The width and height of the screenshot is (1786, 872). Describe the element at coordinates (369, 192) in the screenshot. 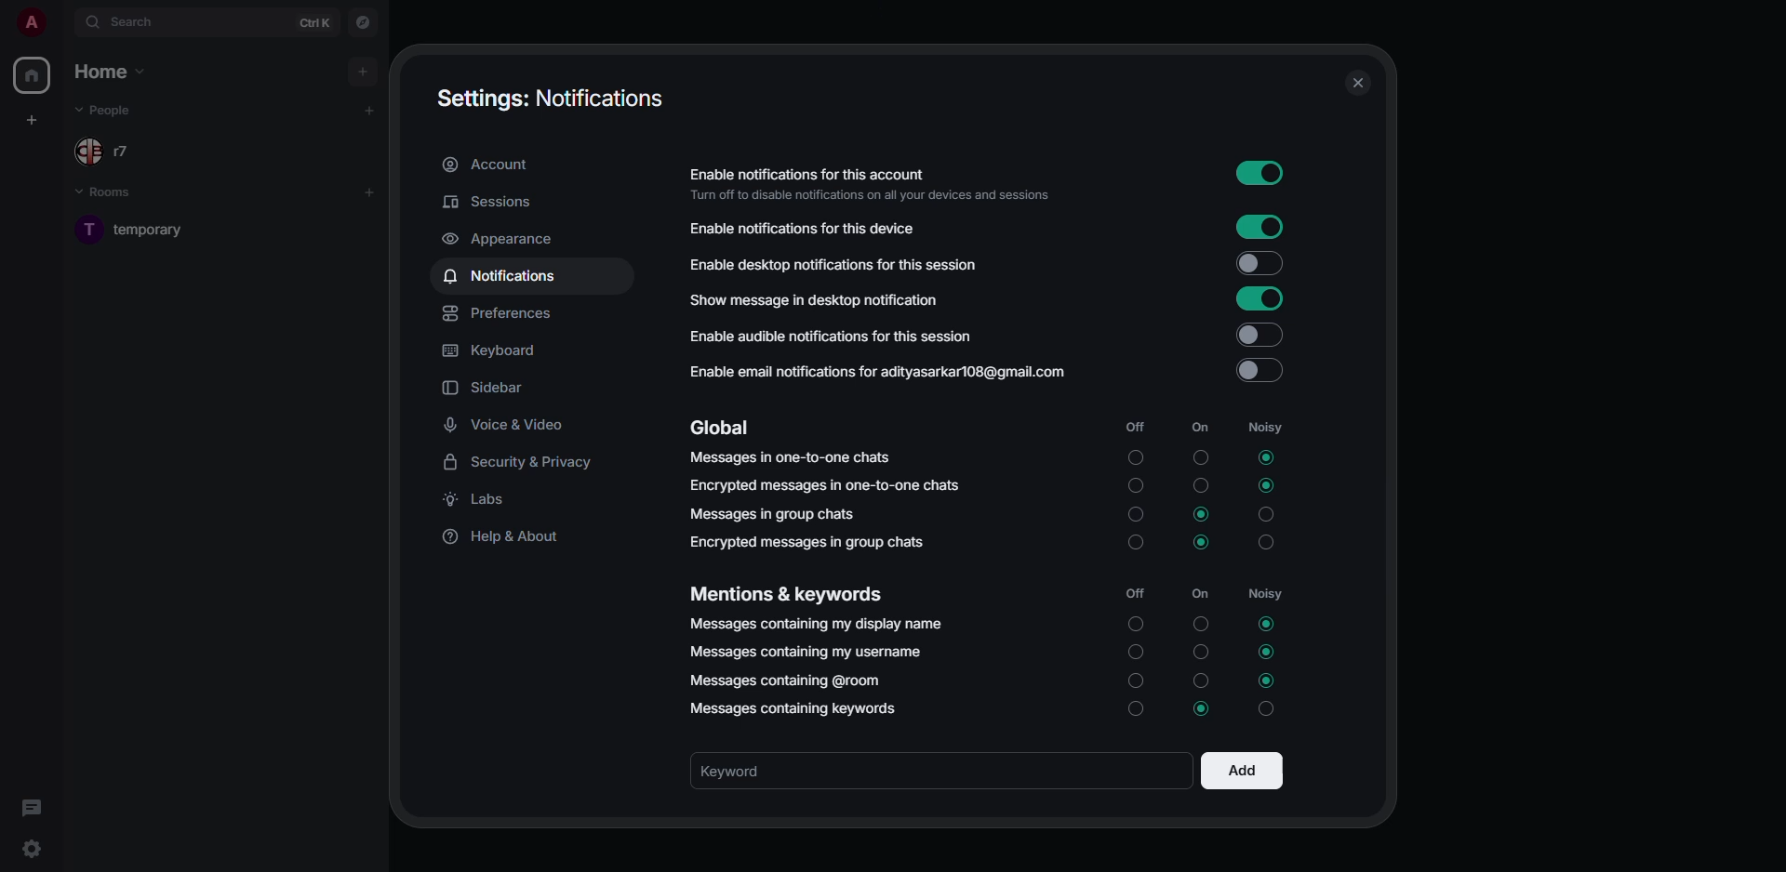

I see `add` at that location.